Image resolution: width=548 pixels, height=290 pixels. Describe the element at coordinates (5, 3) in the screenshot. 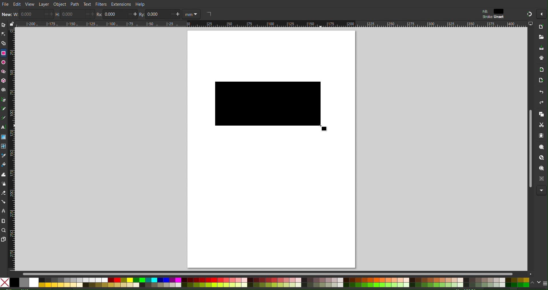

I see `File` at that location.